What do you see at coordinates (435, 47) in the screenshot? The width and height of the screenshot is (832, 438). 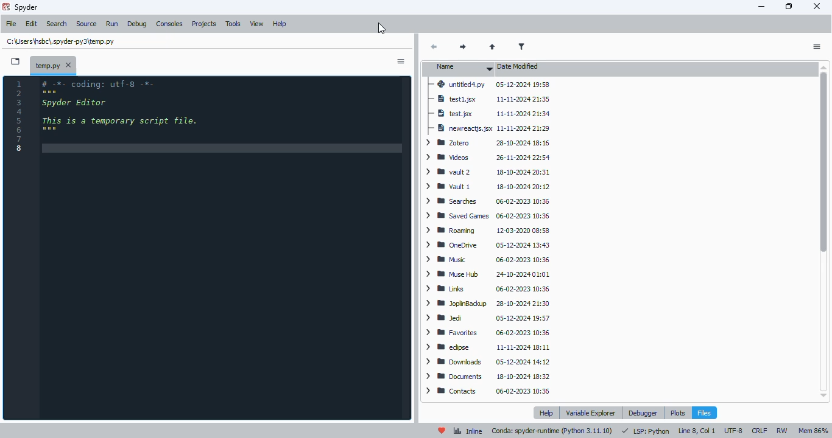 I see `back` at bounding box center [435, 47].